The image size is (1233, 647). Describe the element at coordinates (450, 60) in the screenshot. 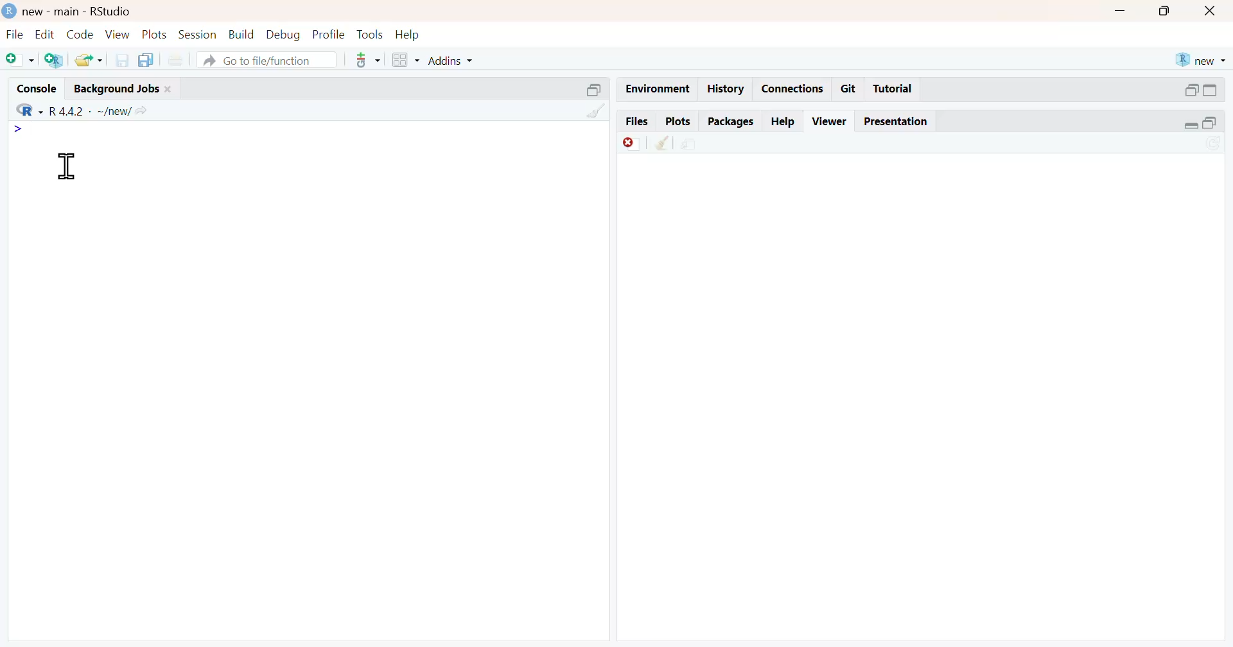

I see `Addins` at that location.